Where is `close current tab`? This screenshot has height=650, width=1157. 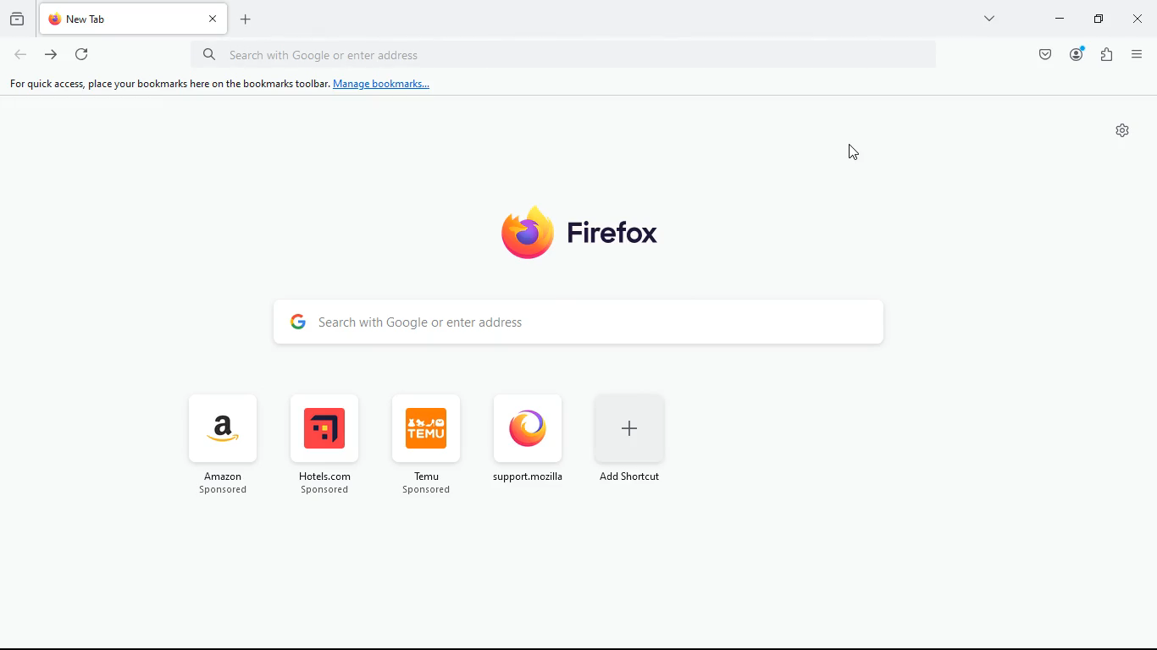
close current tab is located at coordinates (212, 19).